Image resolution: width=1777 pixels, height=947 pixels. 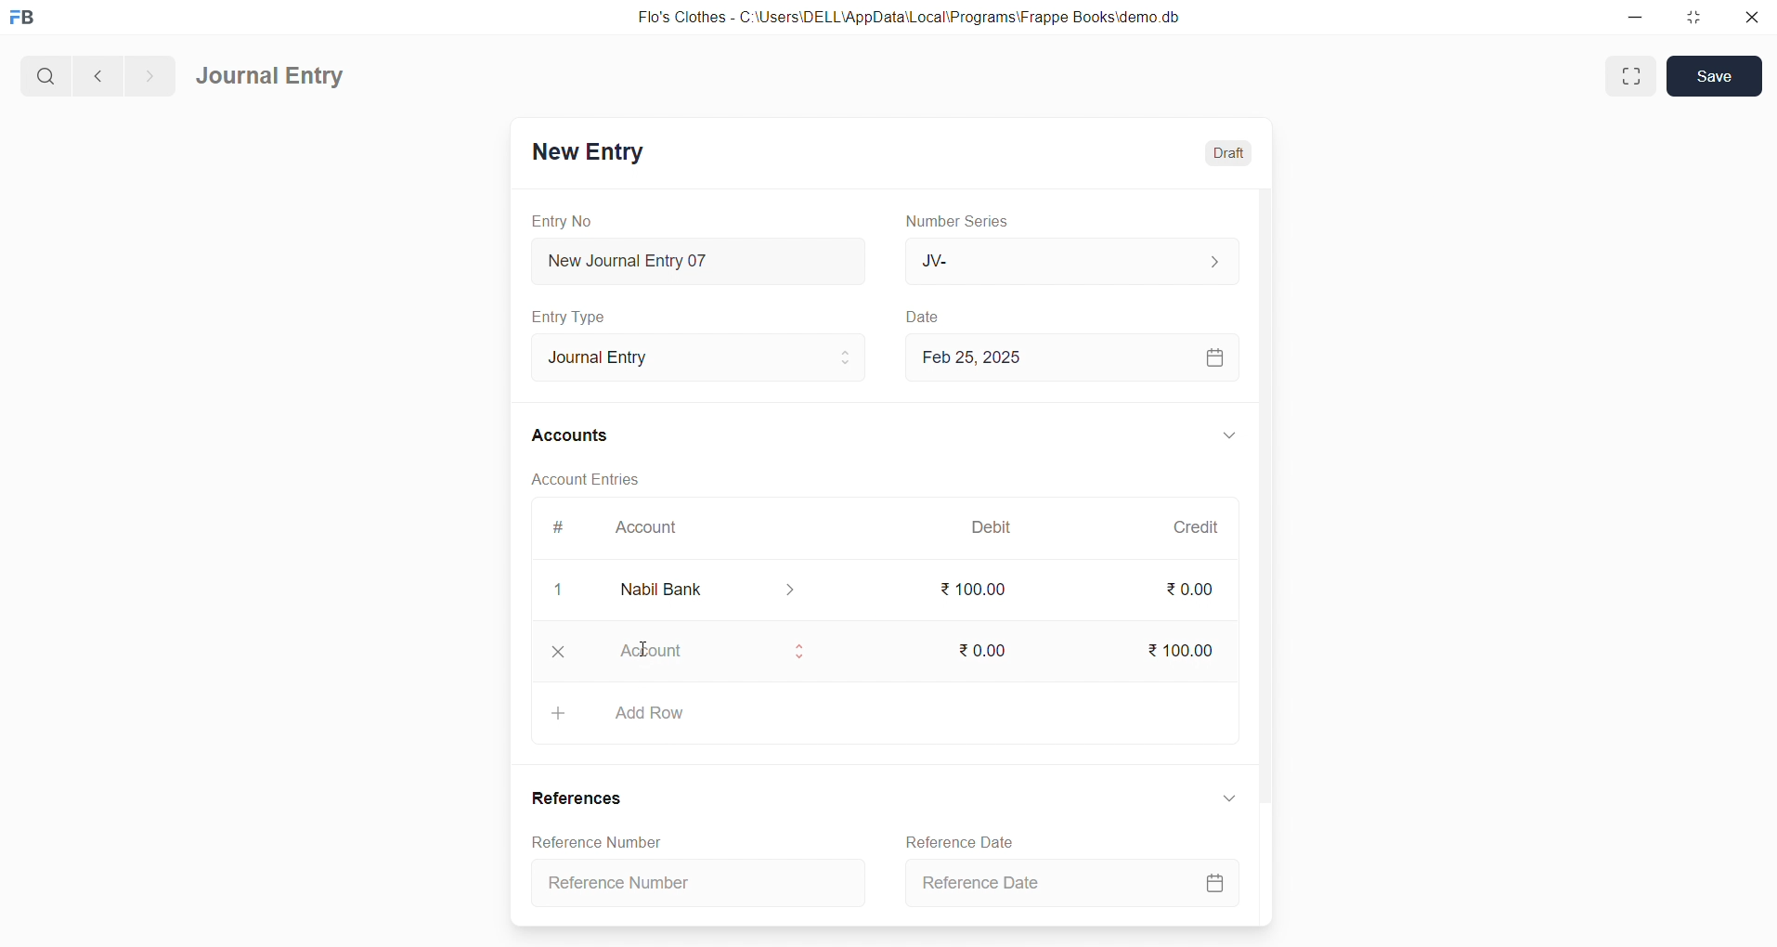 What do you see at coordinates (700, 256) in the screenshot?
I see `New Journal Entry 07` at bounding box center [700, 256].